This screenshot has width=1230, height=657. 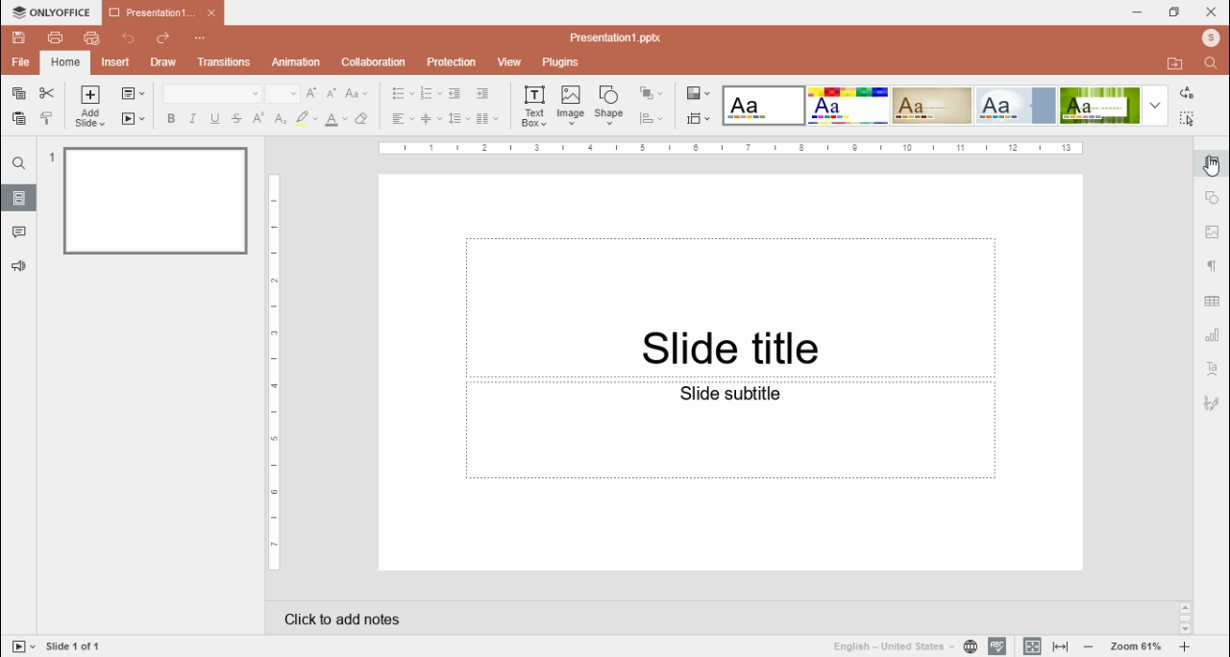 What do you see at coordinates (162, 38) in the screenshot?
I see `redo` at bounding box center [162, 38].